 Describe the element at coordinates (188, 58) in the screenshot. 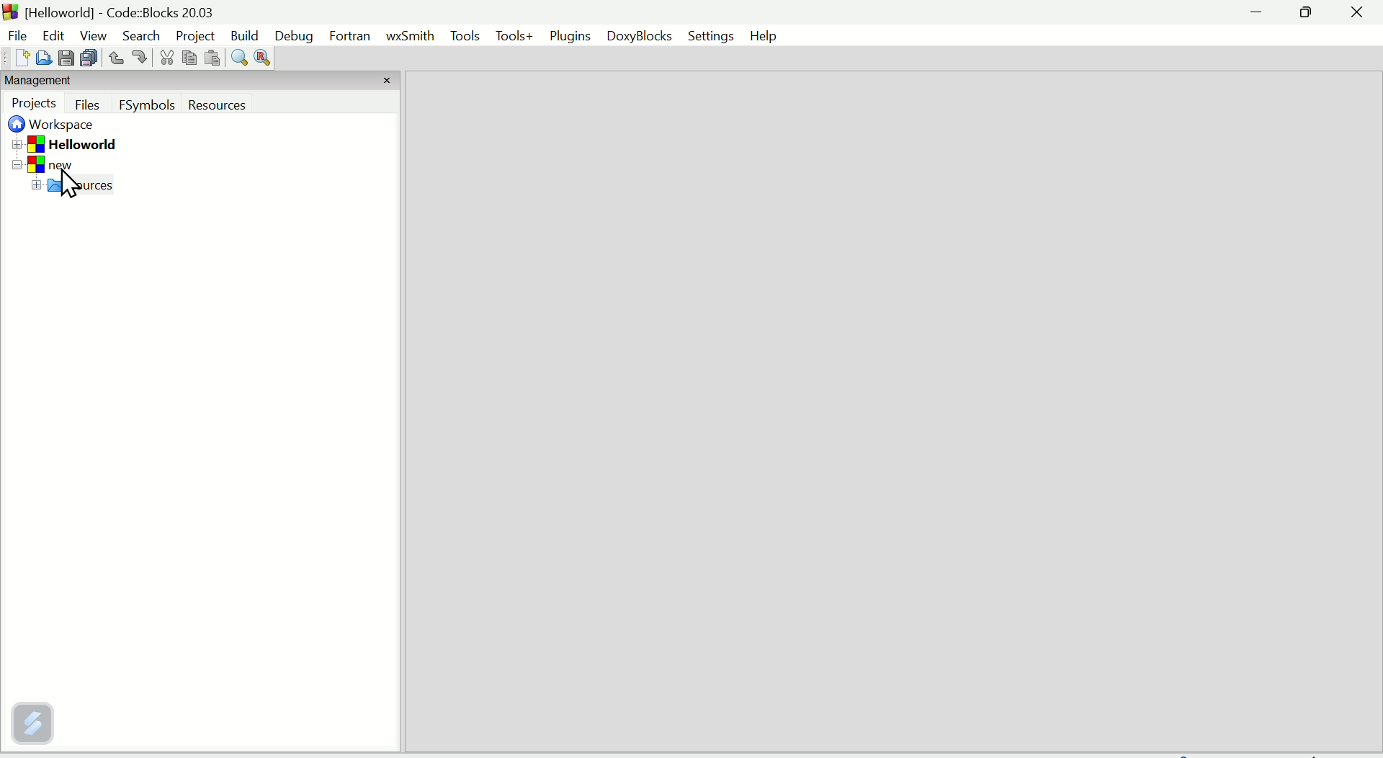

I see `Copy` at that location.